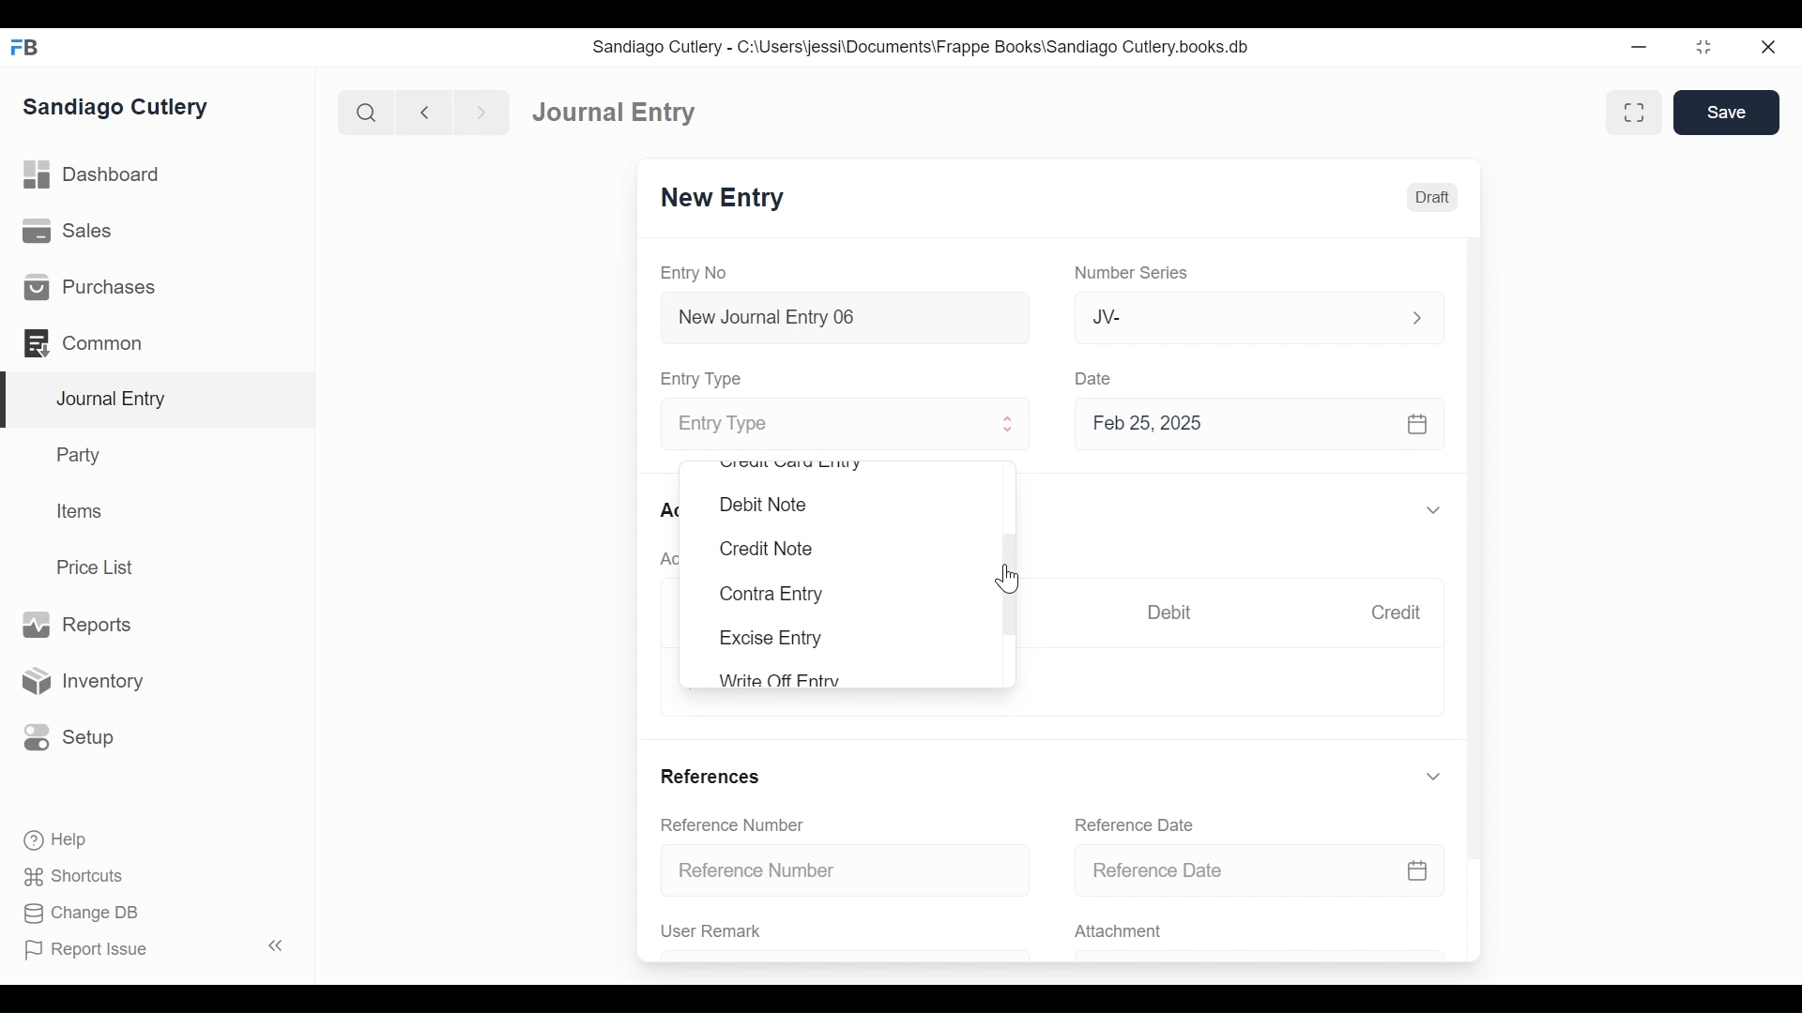  Describe the element at coordinates (367, 113) in the screenshot. I see `Search` at that location.